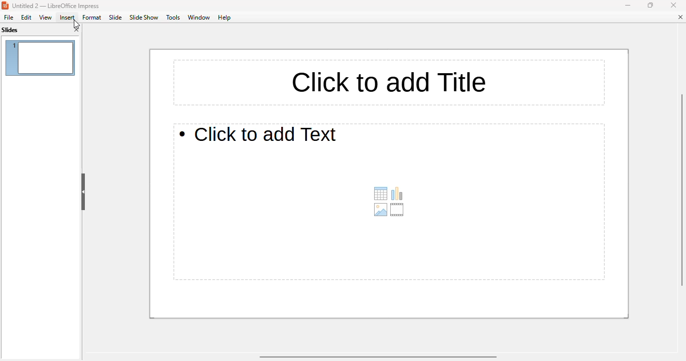  What do you see at coordinates (40, 58) in the screenshot?
I see `slide 1` at bounding box center [40, 58].